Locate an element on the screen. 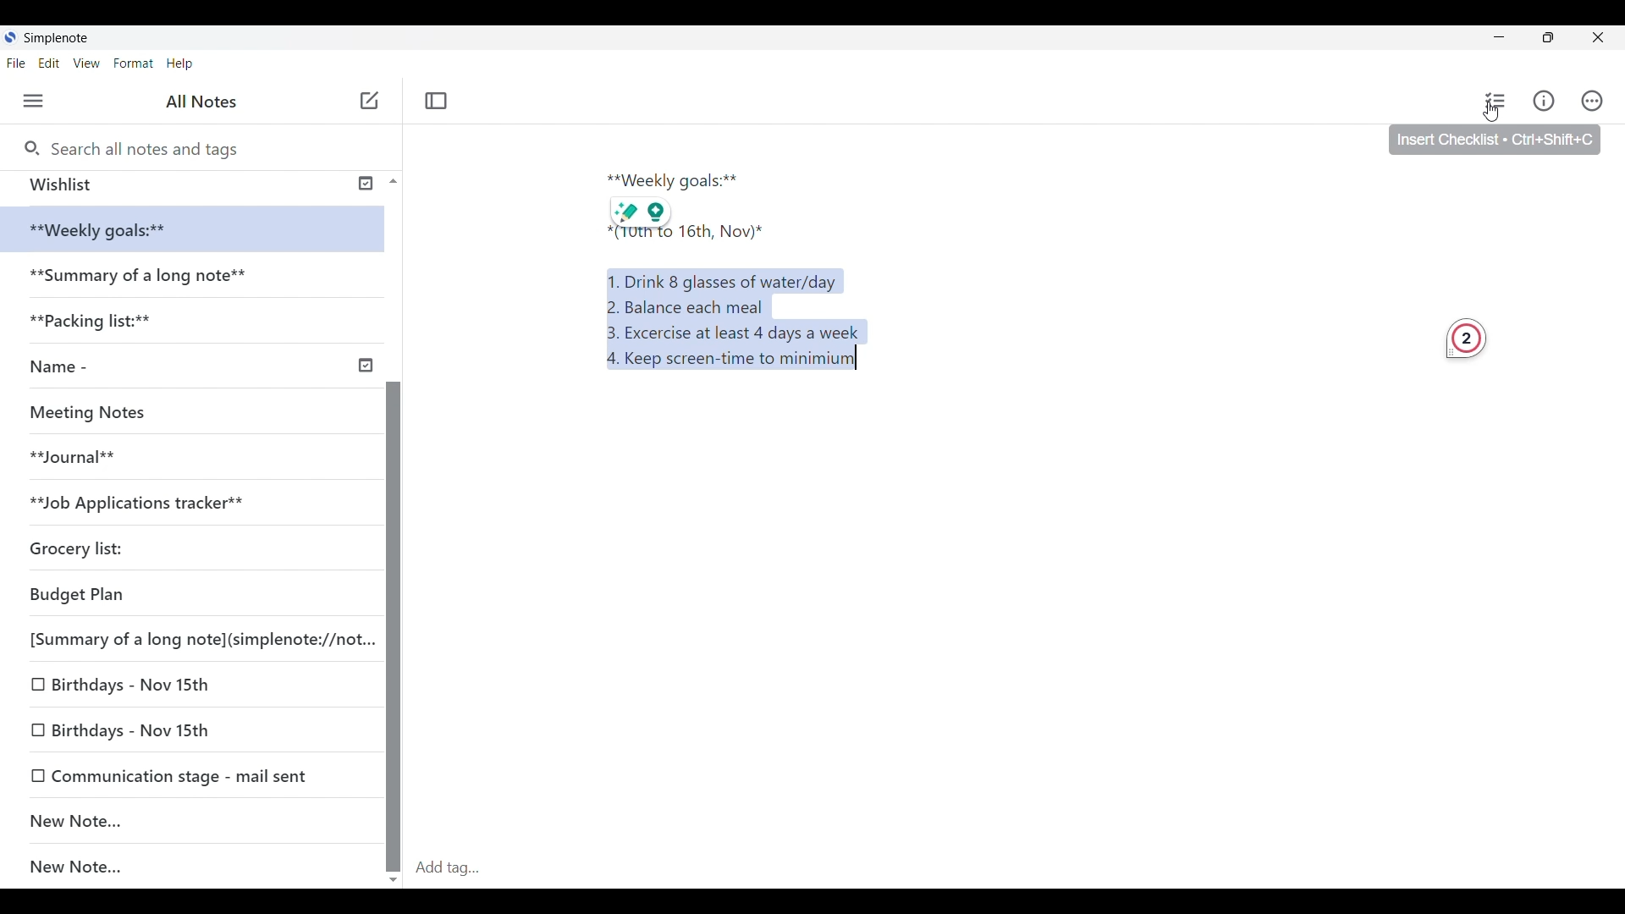 The image size is (1625, 914). Budget Plan is located at coordinates (159, 591).